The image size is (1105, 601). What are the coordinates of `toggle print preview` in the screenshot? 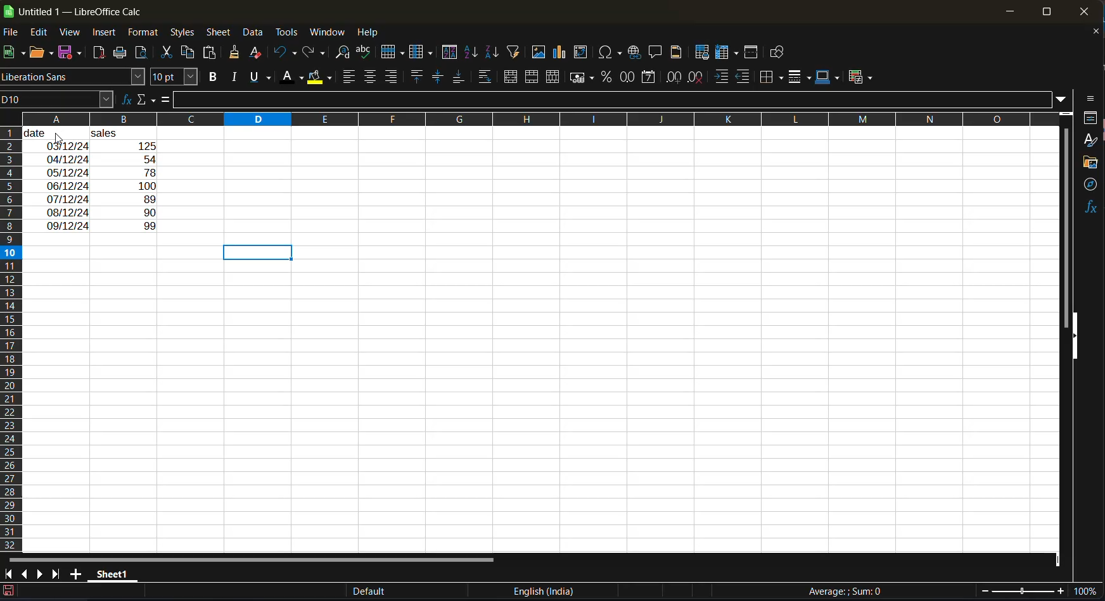 It's located at (143, 53).